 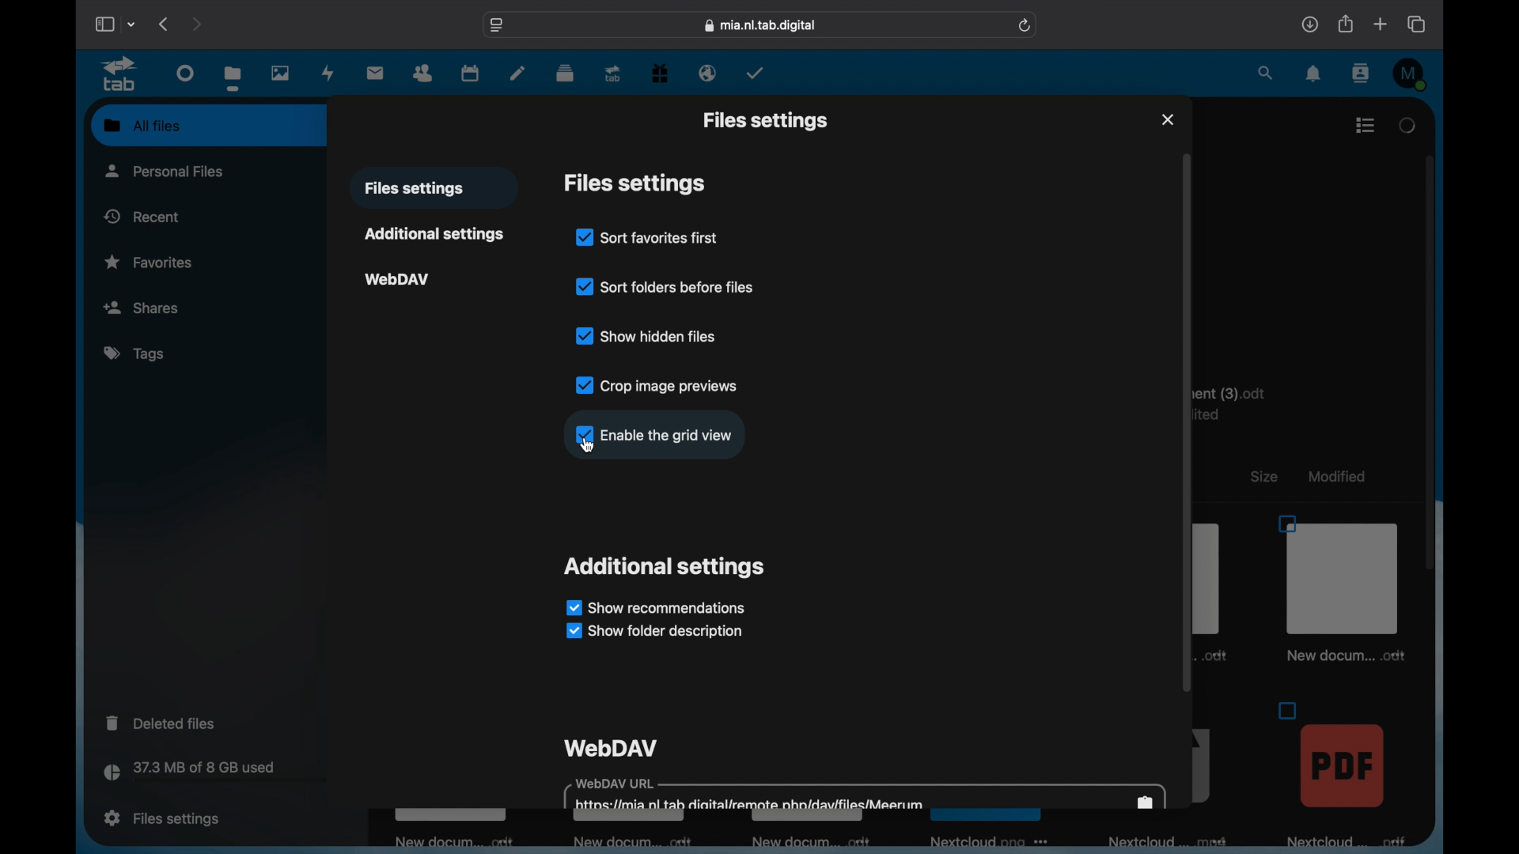 What do you see at coordinates (1362, 73) in the screenshot?
I see `contacts` at bounding box center [1362, 73].